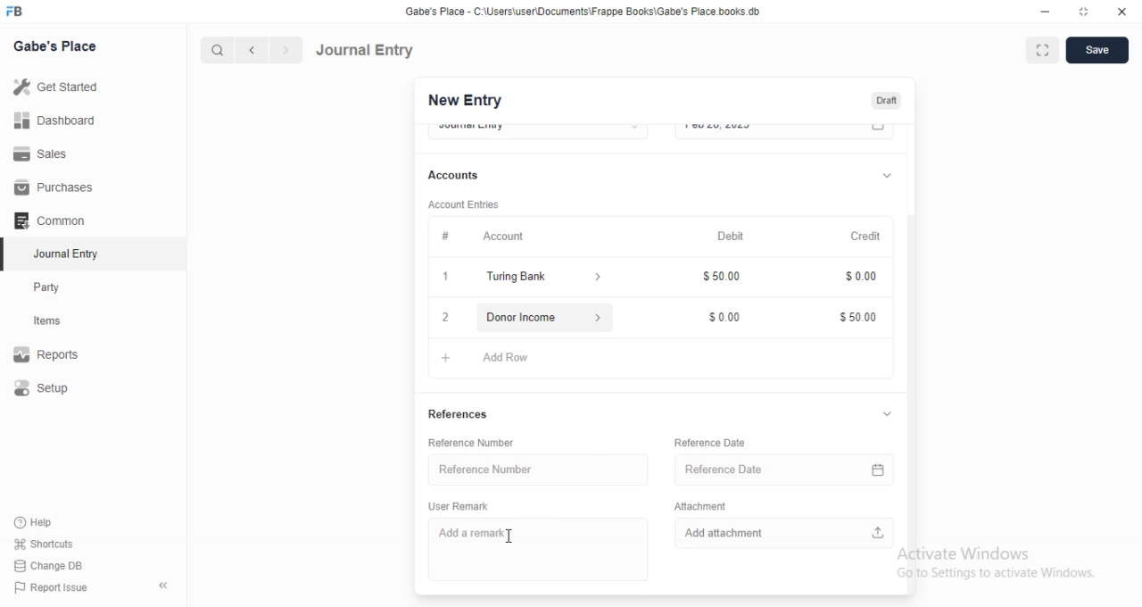 This screenshot has height=607, width=1142. What do you see at coordinates (366, 49) in the screenshot?
I see `Journal Entry` at bounding box center [366, 49].